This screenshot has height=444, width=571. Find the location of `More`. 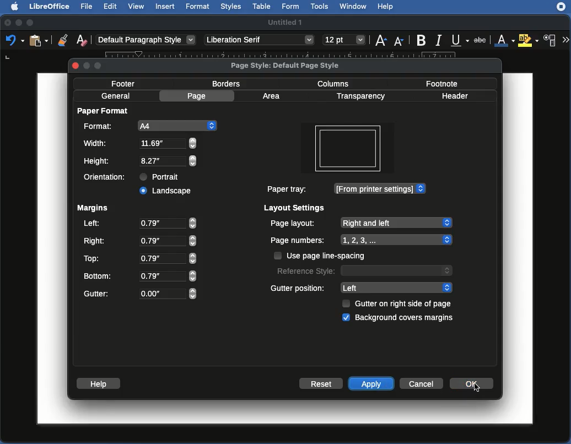

More is located at coordinates (565, 39).